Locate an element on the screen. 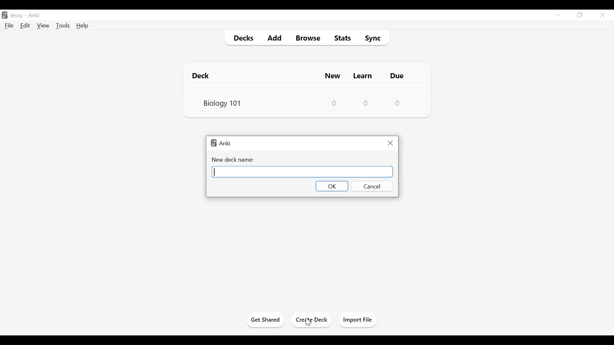  Learn Card Count is located at coordinates (366, 103).